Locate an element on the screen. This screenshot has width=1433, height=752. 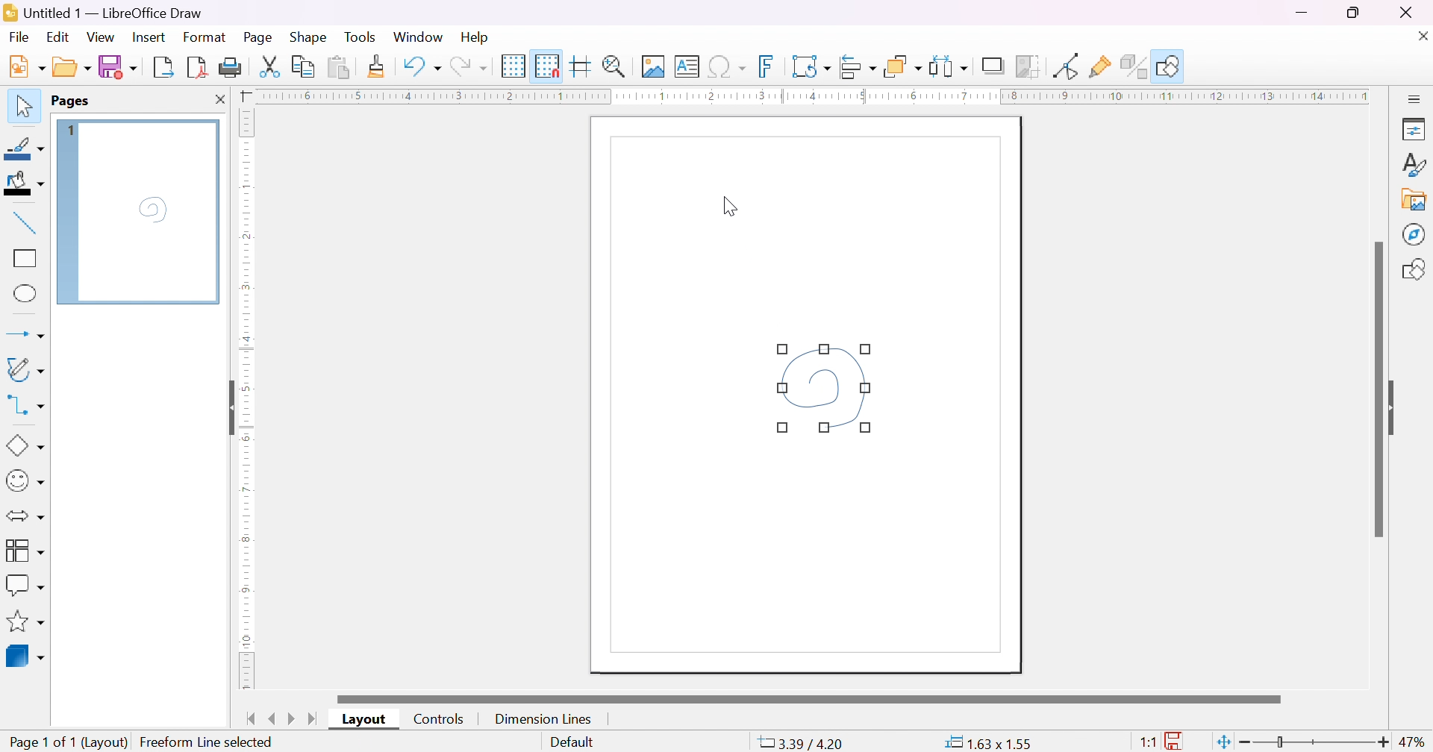
next/previous is located at coordinates (282, 719).